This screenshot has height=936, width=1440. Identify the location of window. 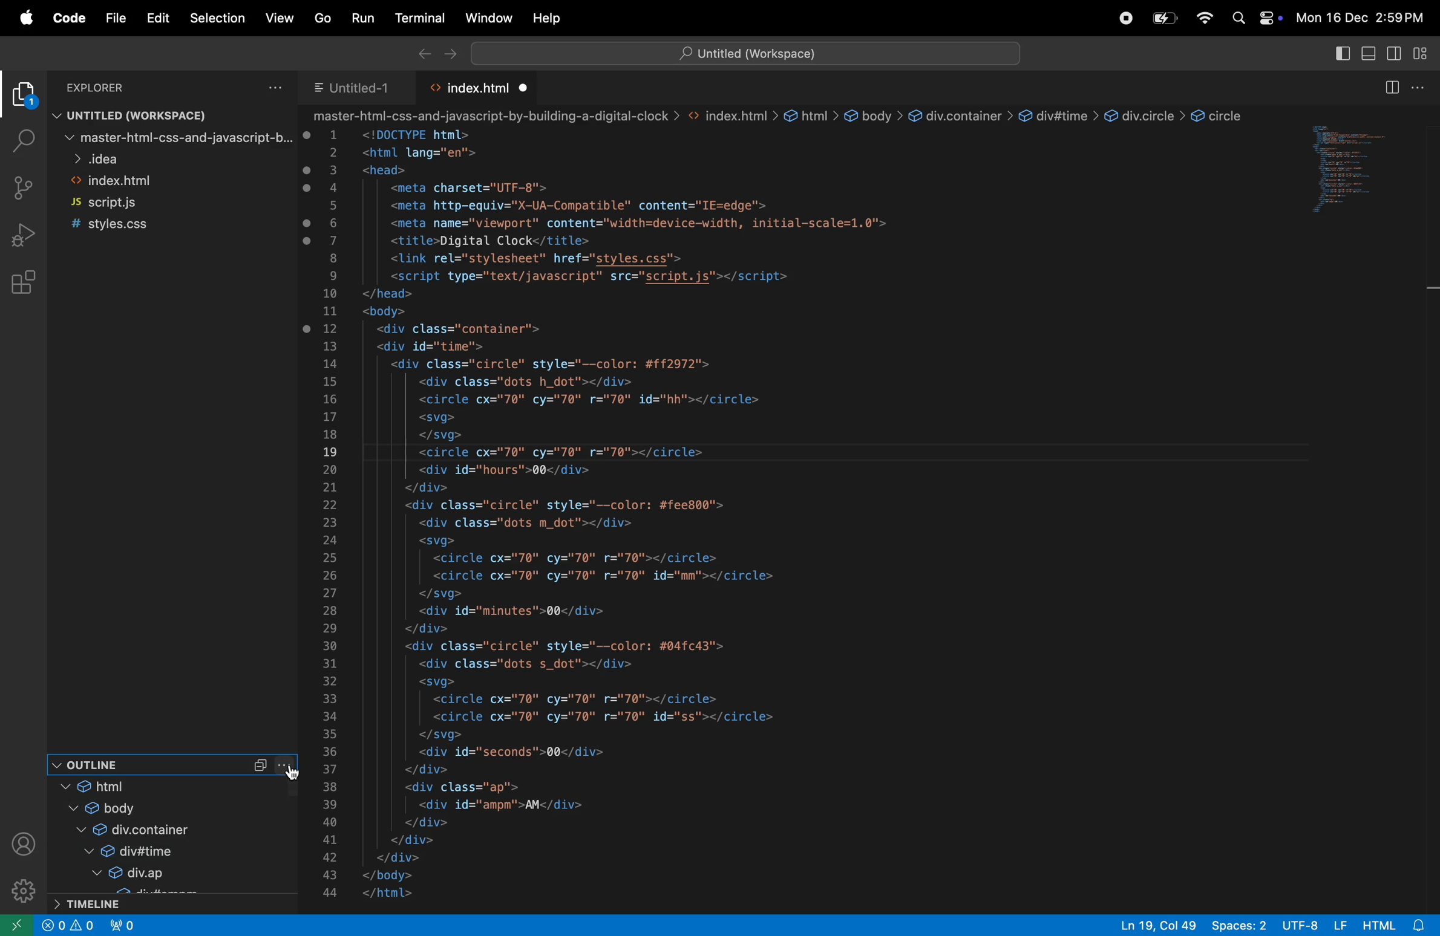
(485, 18).